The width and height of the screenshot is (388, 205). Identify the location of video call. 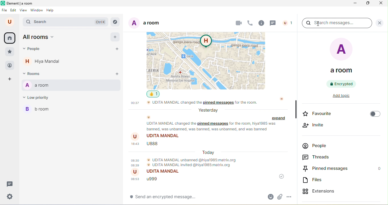
(238, 22).